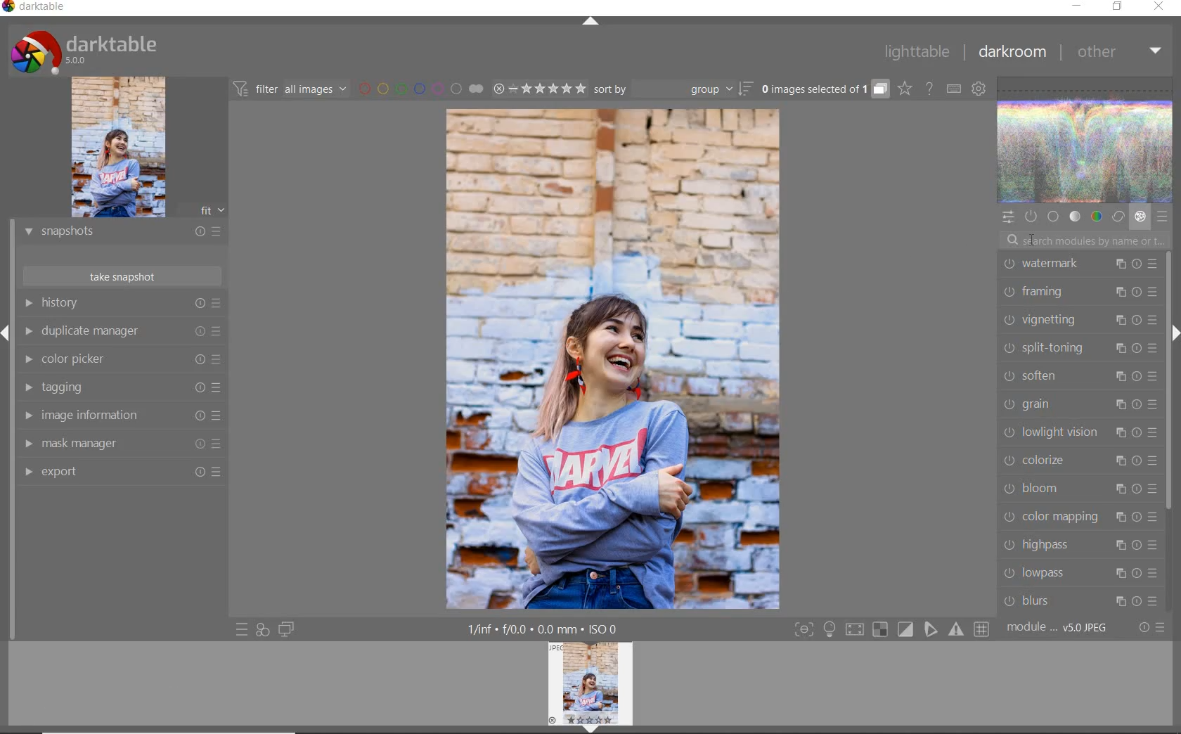 The width and height of the screenshot is (1181, 734). I want to click on base, so click(1053, 217).